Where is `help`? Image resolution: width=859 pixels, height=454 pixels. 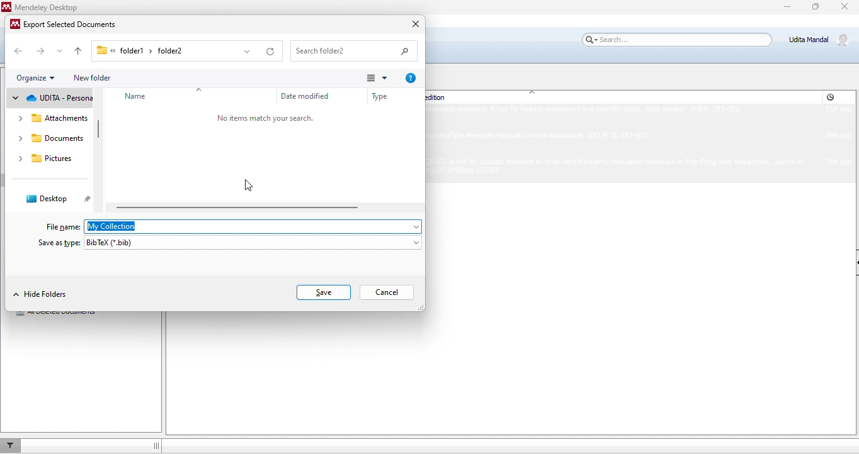
help is located at coordinates (413, 79).